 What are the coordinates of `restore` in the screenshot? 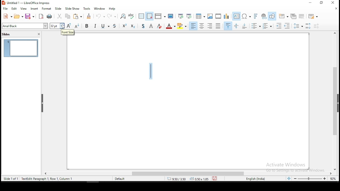 It's located at (321, 3).